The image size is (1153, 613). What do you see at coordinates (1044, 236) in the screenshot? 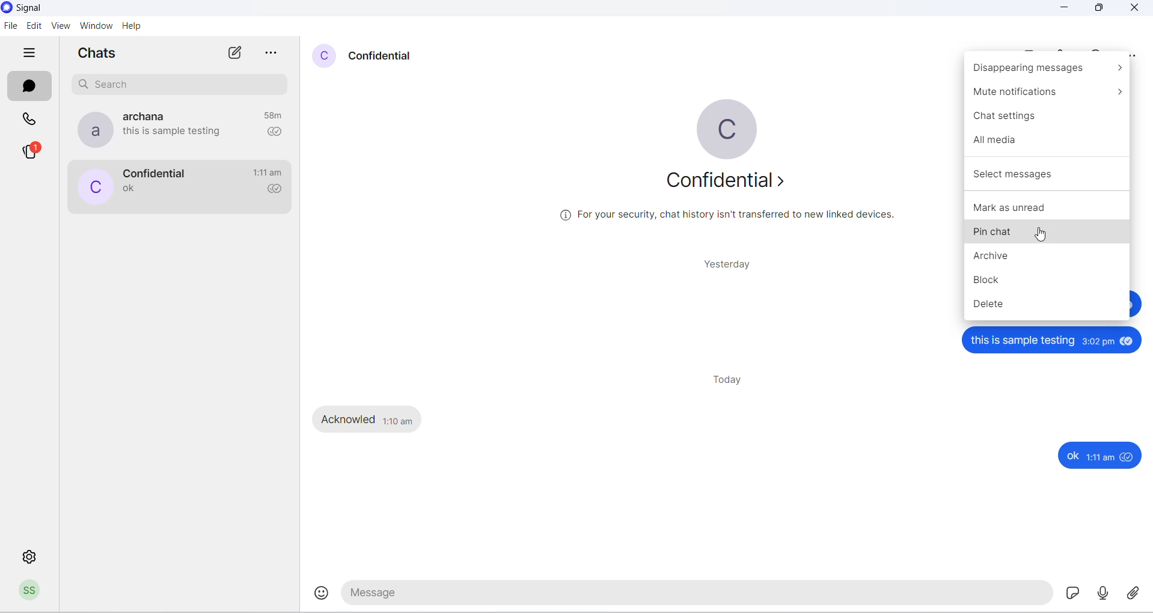
I see `cursor` at bounding box center [1044, 236].